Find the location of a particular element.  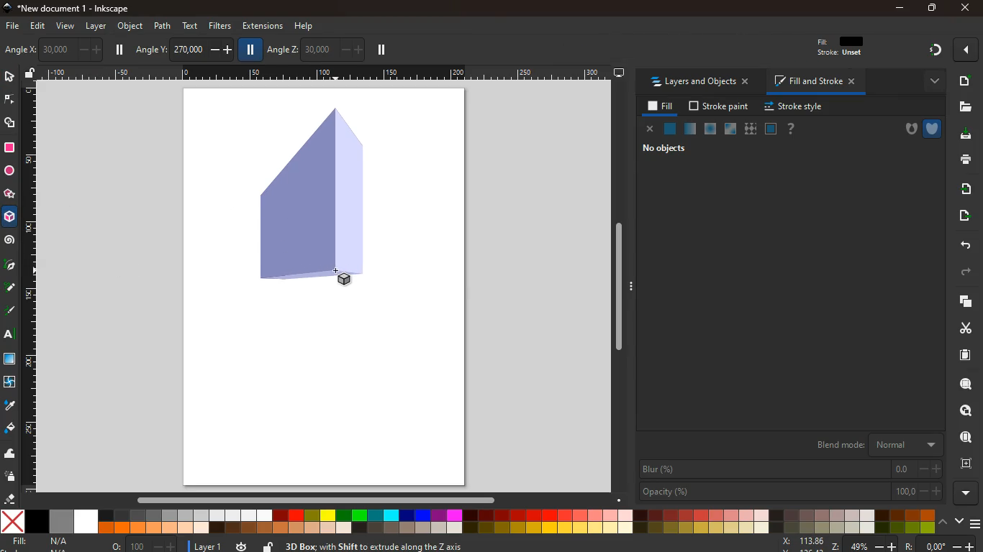

frame is located at coordinates (966, 464).